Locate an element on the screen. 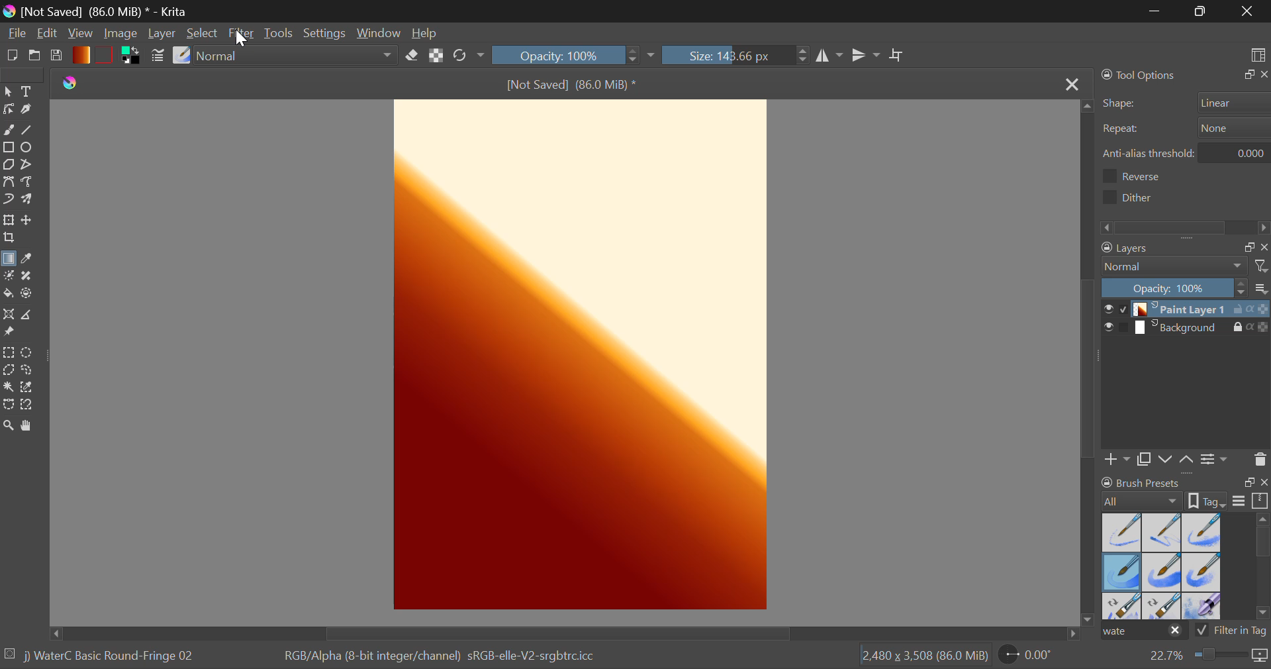 The height and width of the screenshot is (669, 1271). Transform Layers is located at coordinates (8, 220).